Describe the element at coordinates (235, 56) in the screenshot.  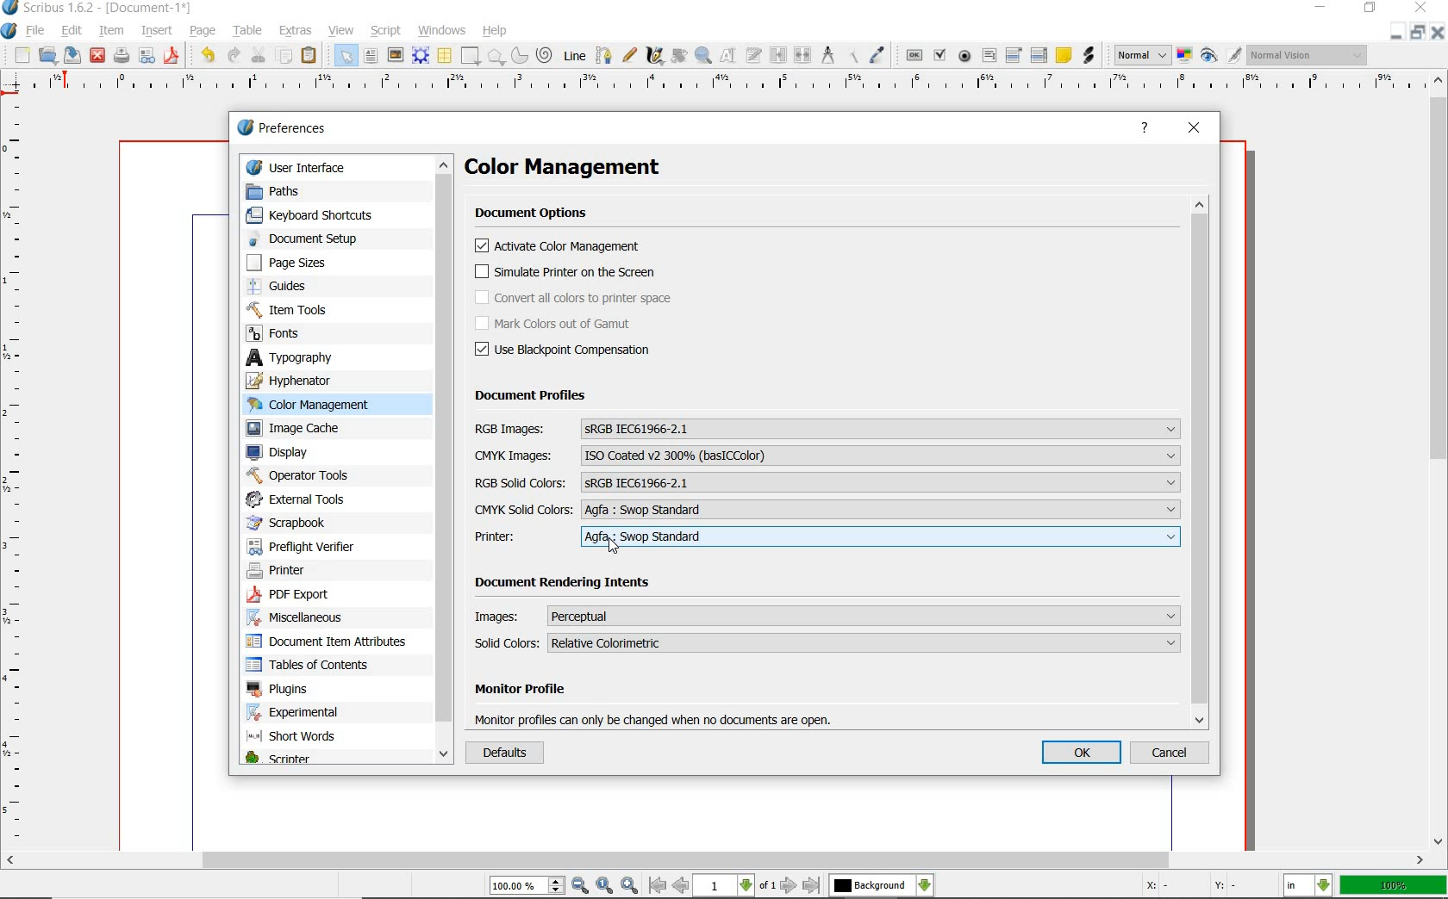
I see `redo` at that location.